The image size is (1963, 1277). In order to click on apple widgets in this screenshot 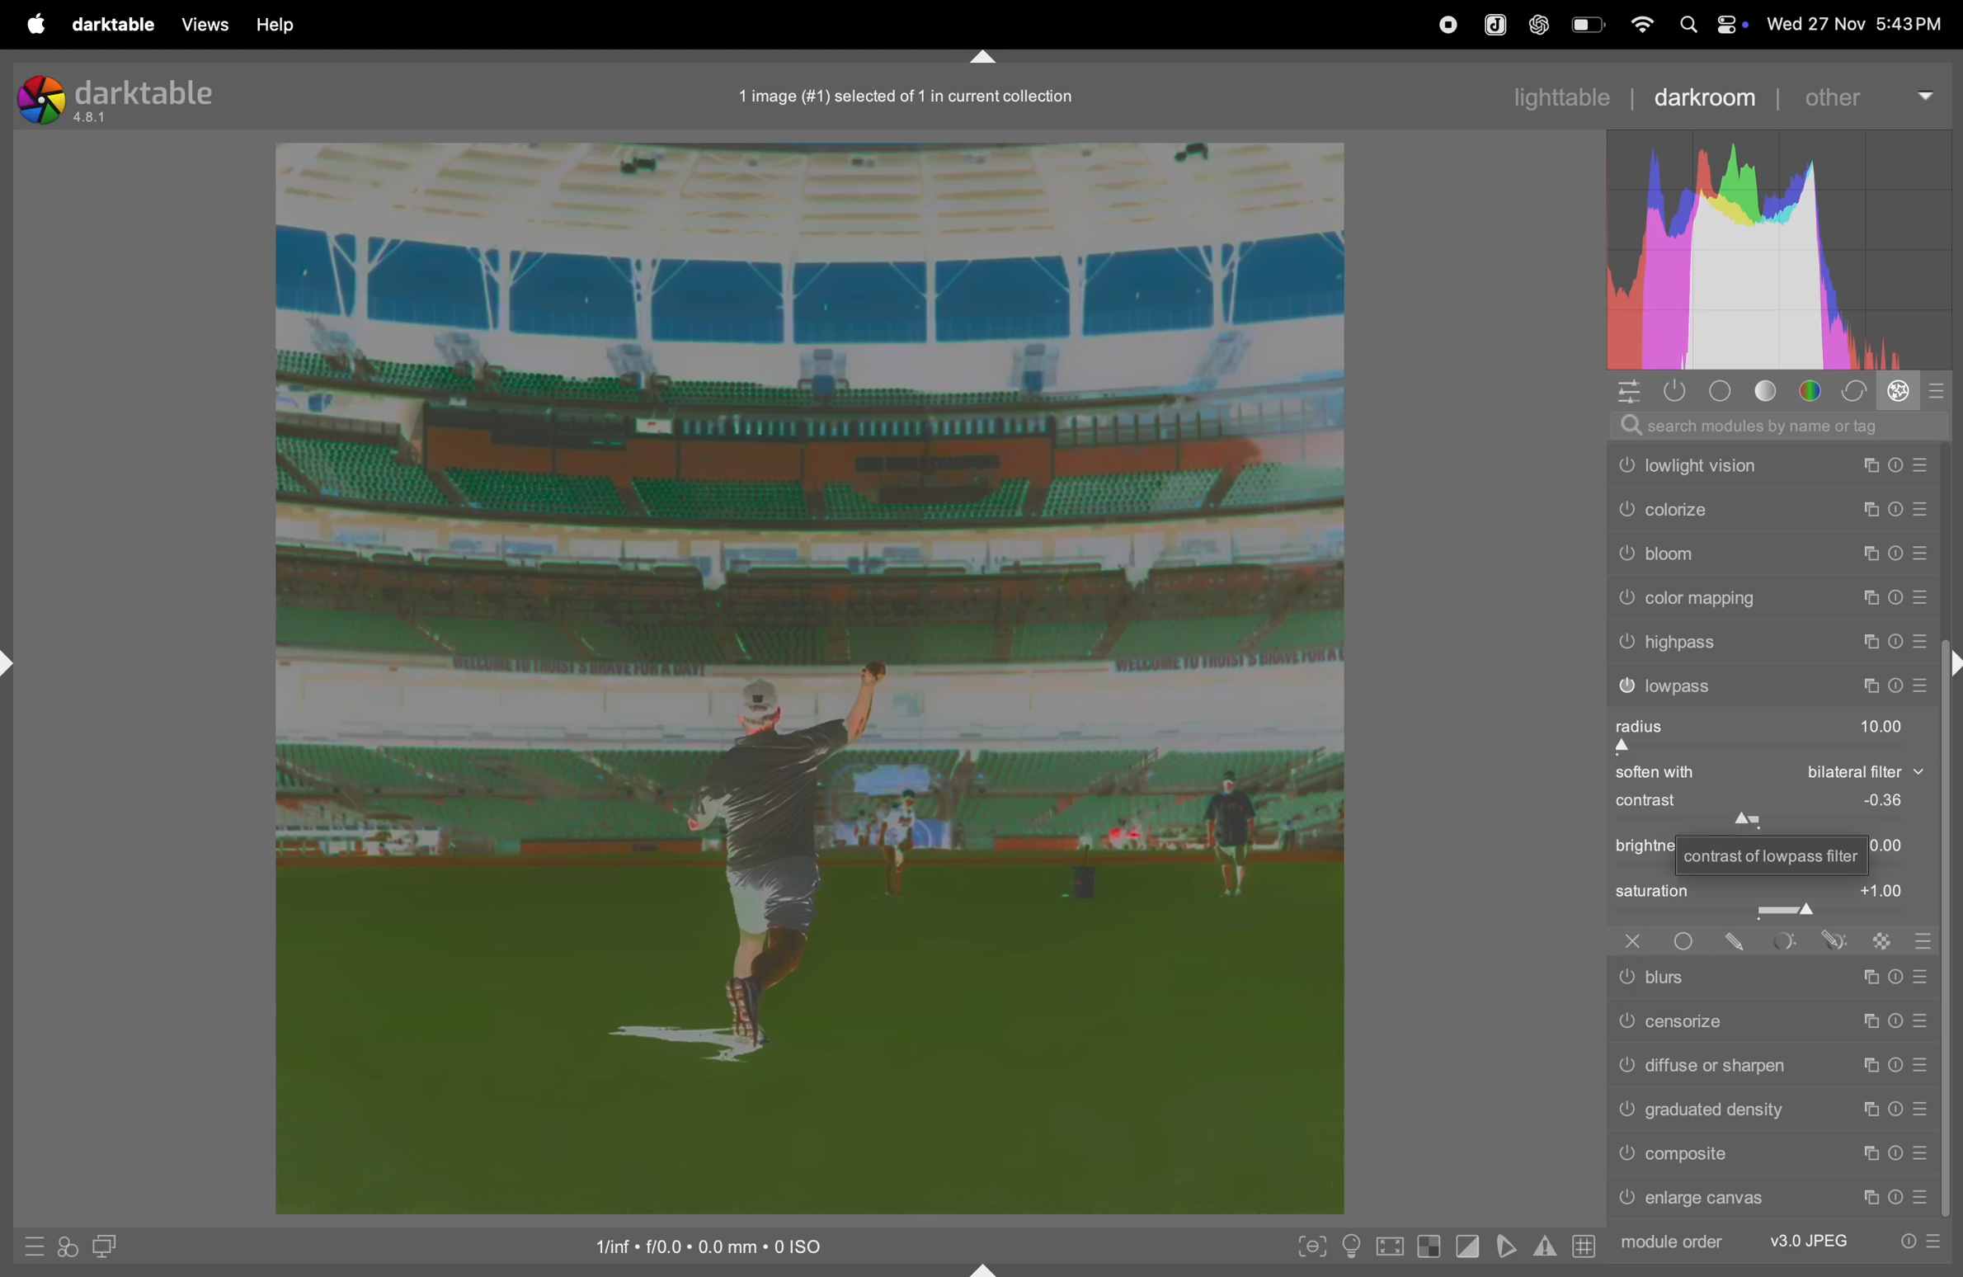, I will do `click(1728, 24)`.